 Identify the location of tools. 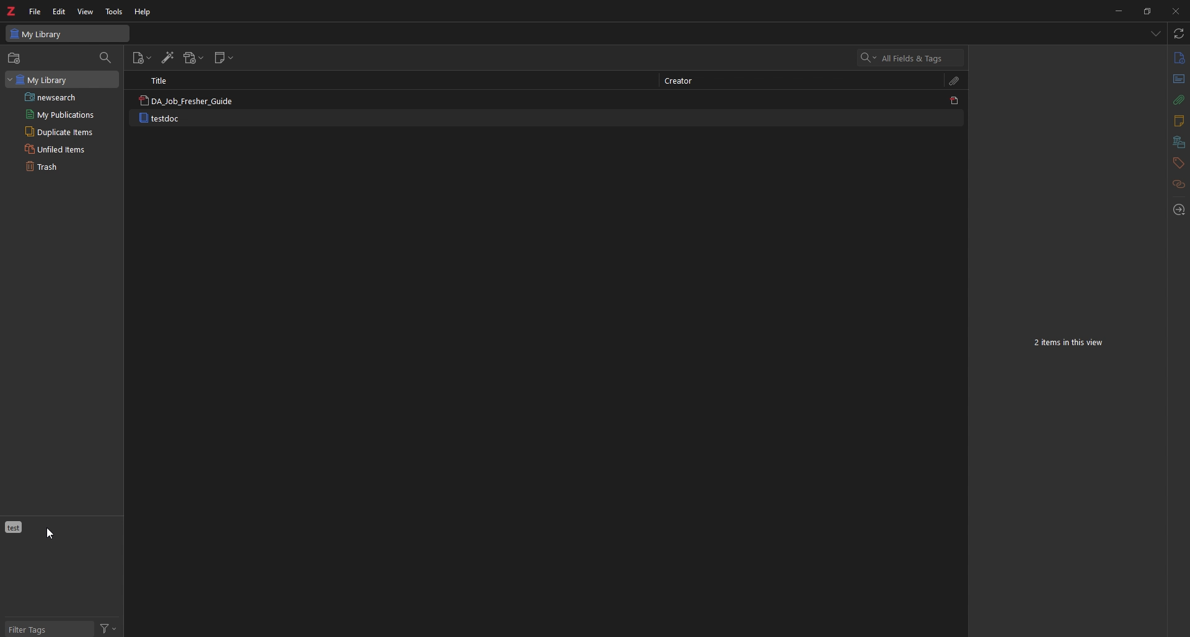
(113, 12).